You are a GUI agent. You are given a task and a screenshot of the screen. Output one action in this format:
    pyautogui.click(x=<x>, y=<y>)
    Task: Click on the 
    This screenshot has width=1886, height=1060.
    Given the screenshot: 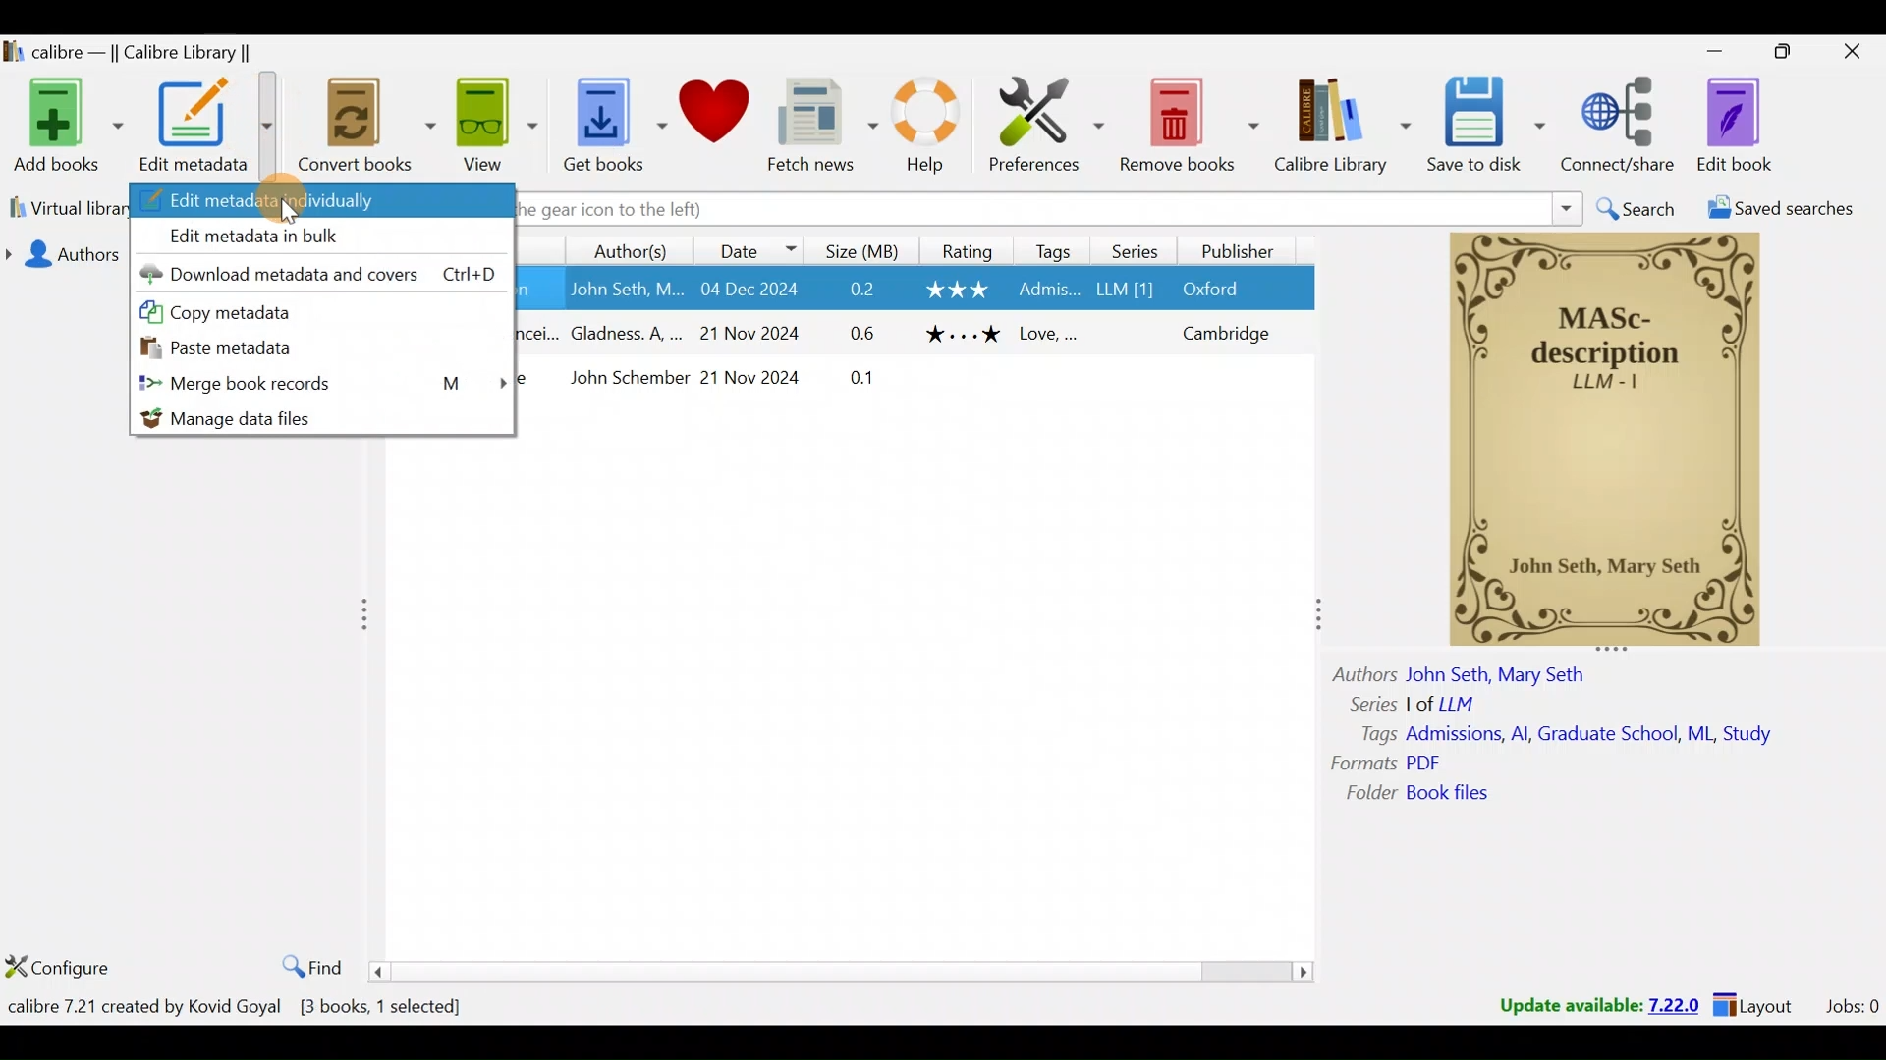 What is the action you would take?
    pyautogui.click(x=1367, y=734)
    